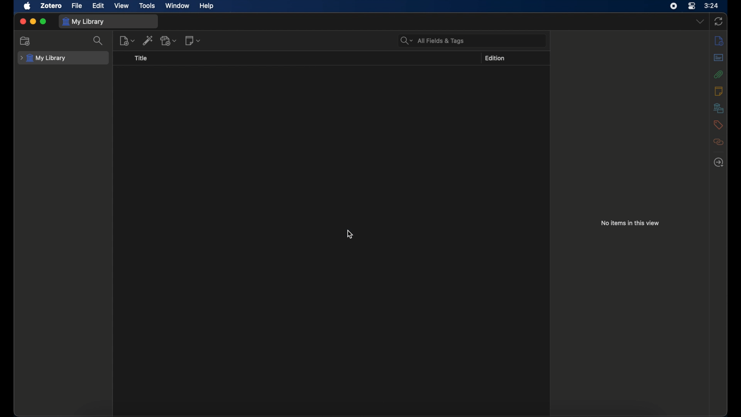  I want to click on my library, so click(85, 22).